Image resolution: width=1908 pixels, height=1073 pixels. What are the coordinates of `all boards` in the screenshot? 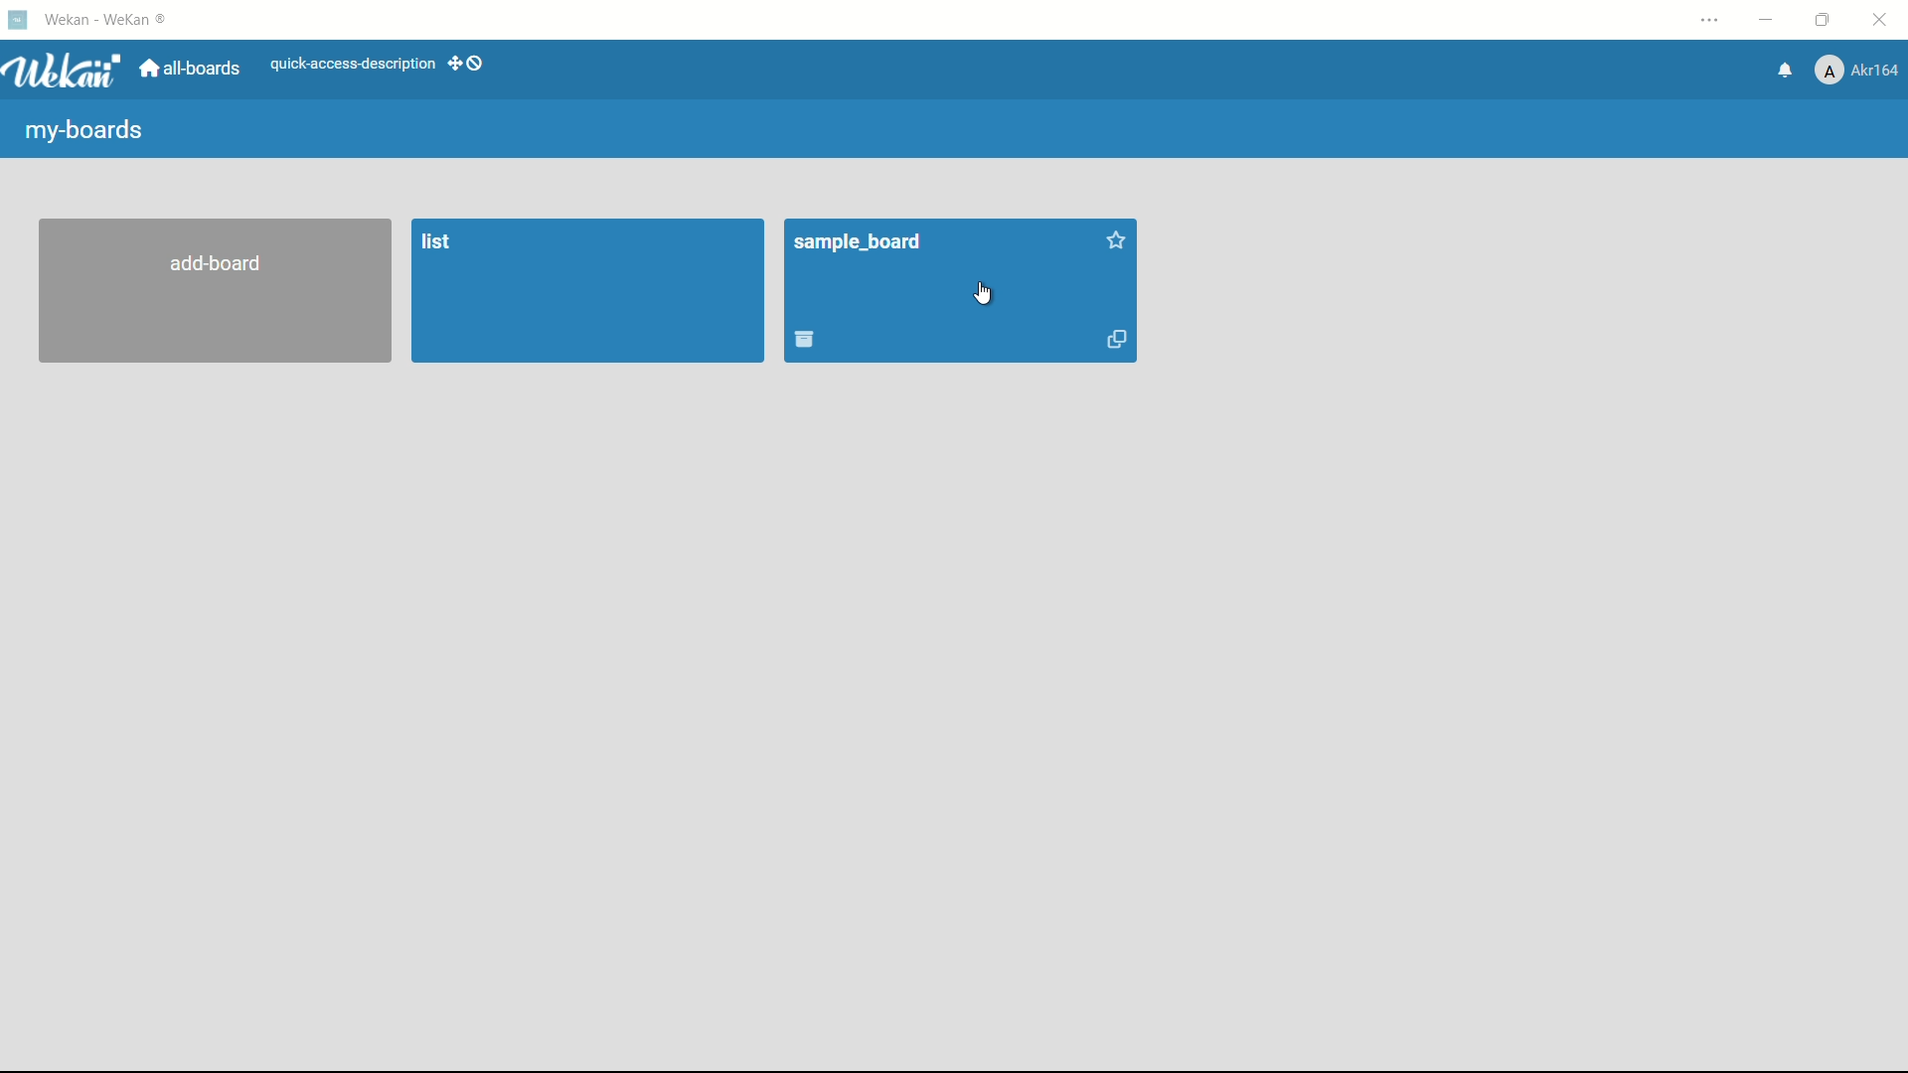 It's located at (194, 69).